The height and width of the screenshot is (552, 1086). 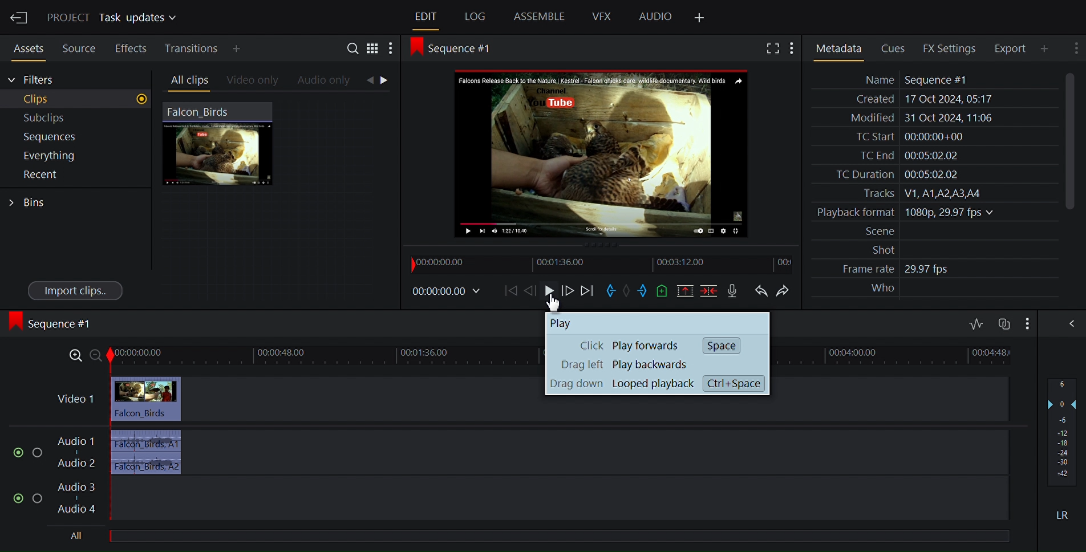 I want to click on All, so click(x=75, y=537).